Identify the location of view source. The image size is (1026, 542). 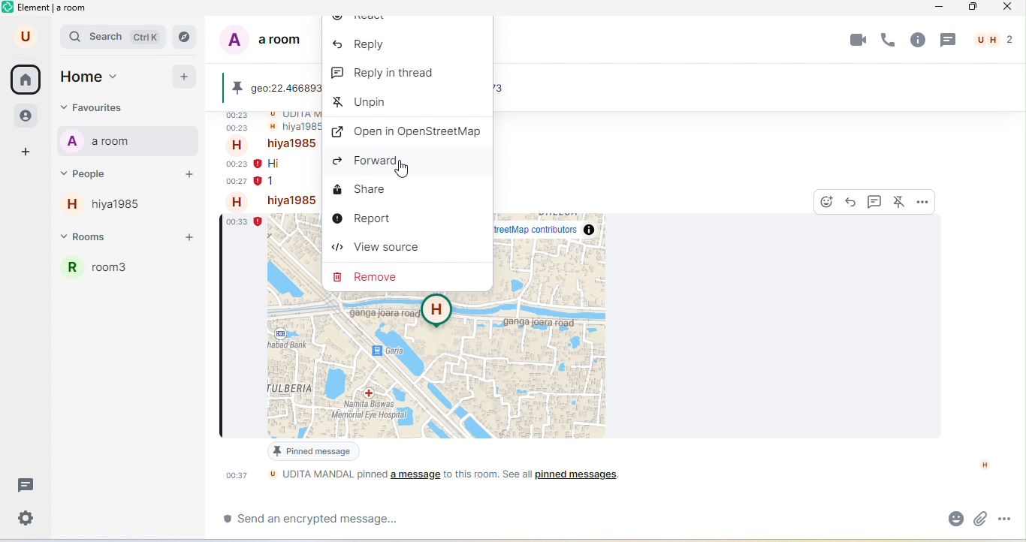
(377, 250).